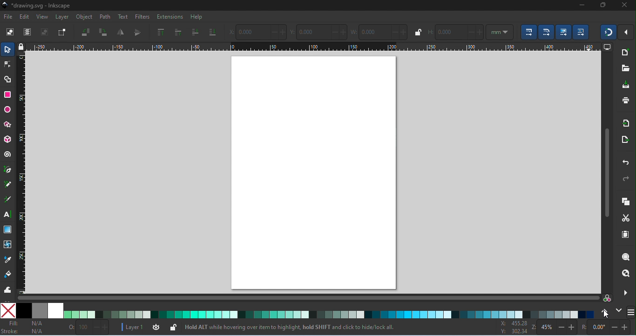 This screenshot has height=336, width=636. Describe the element at coordinates (306, 298) in the screenshot. I see `horizontal scroll bar` at that location.